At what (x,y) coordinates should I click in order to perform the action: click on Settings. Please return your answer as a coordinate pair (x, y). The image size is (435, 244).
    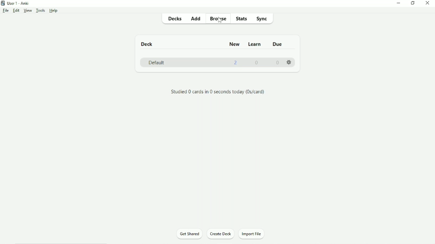
    Looking at the image, I should click on (289, 62).